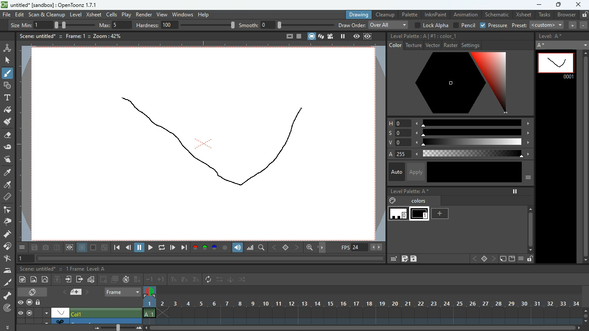 This screenshot has width=589, height=331. I want to click on back, so click(104, 279).